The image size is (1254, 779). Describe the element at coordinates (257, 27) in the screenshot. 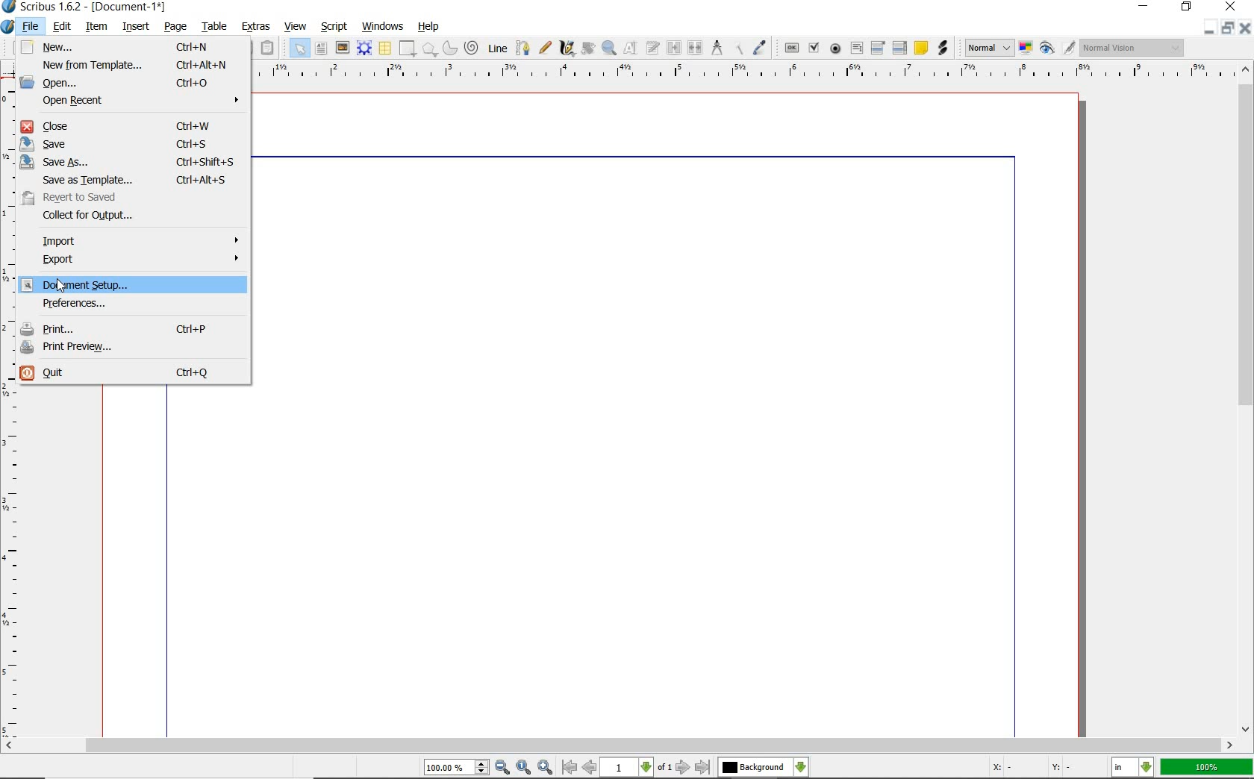

I see `extras` at that location.